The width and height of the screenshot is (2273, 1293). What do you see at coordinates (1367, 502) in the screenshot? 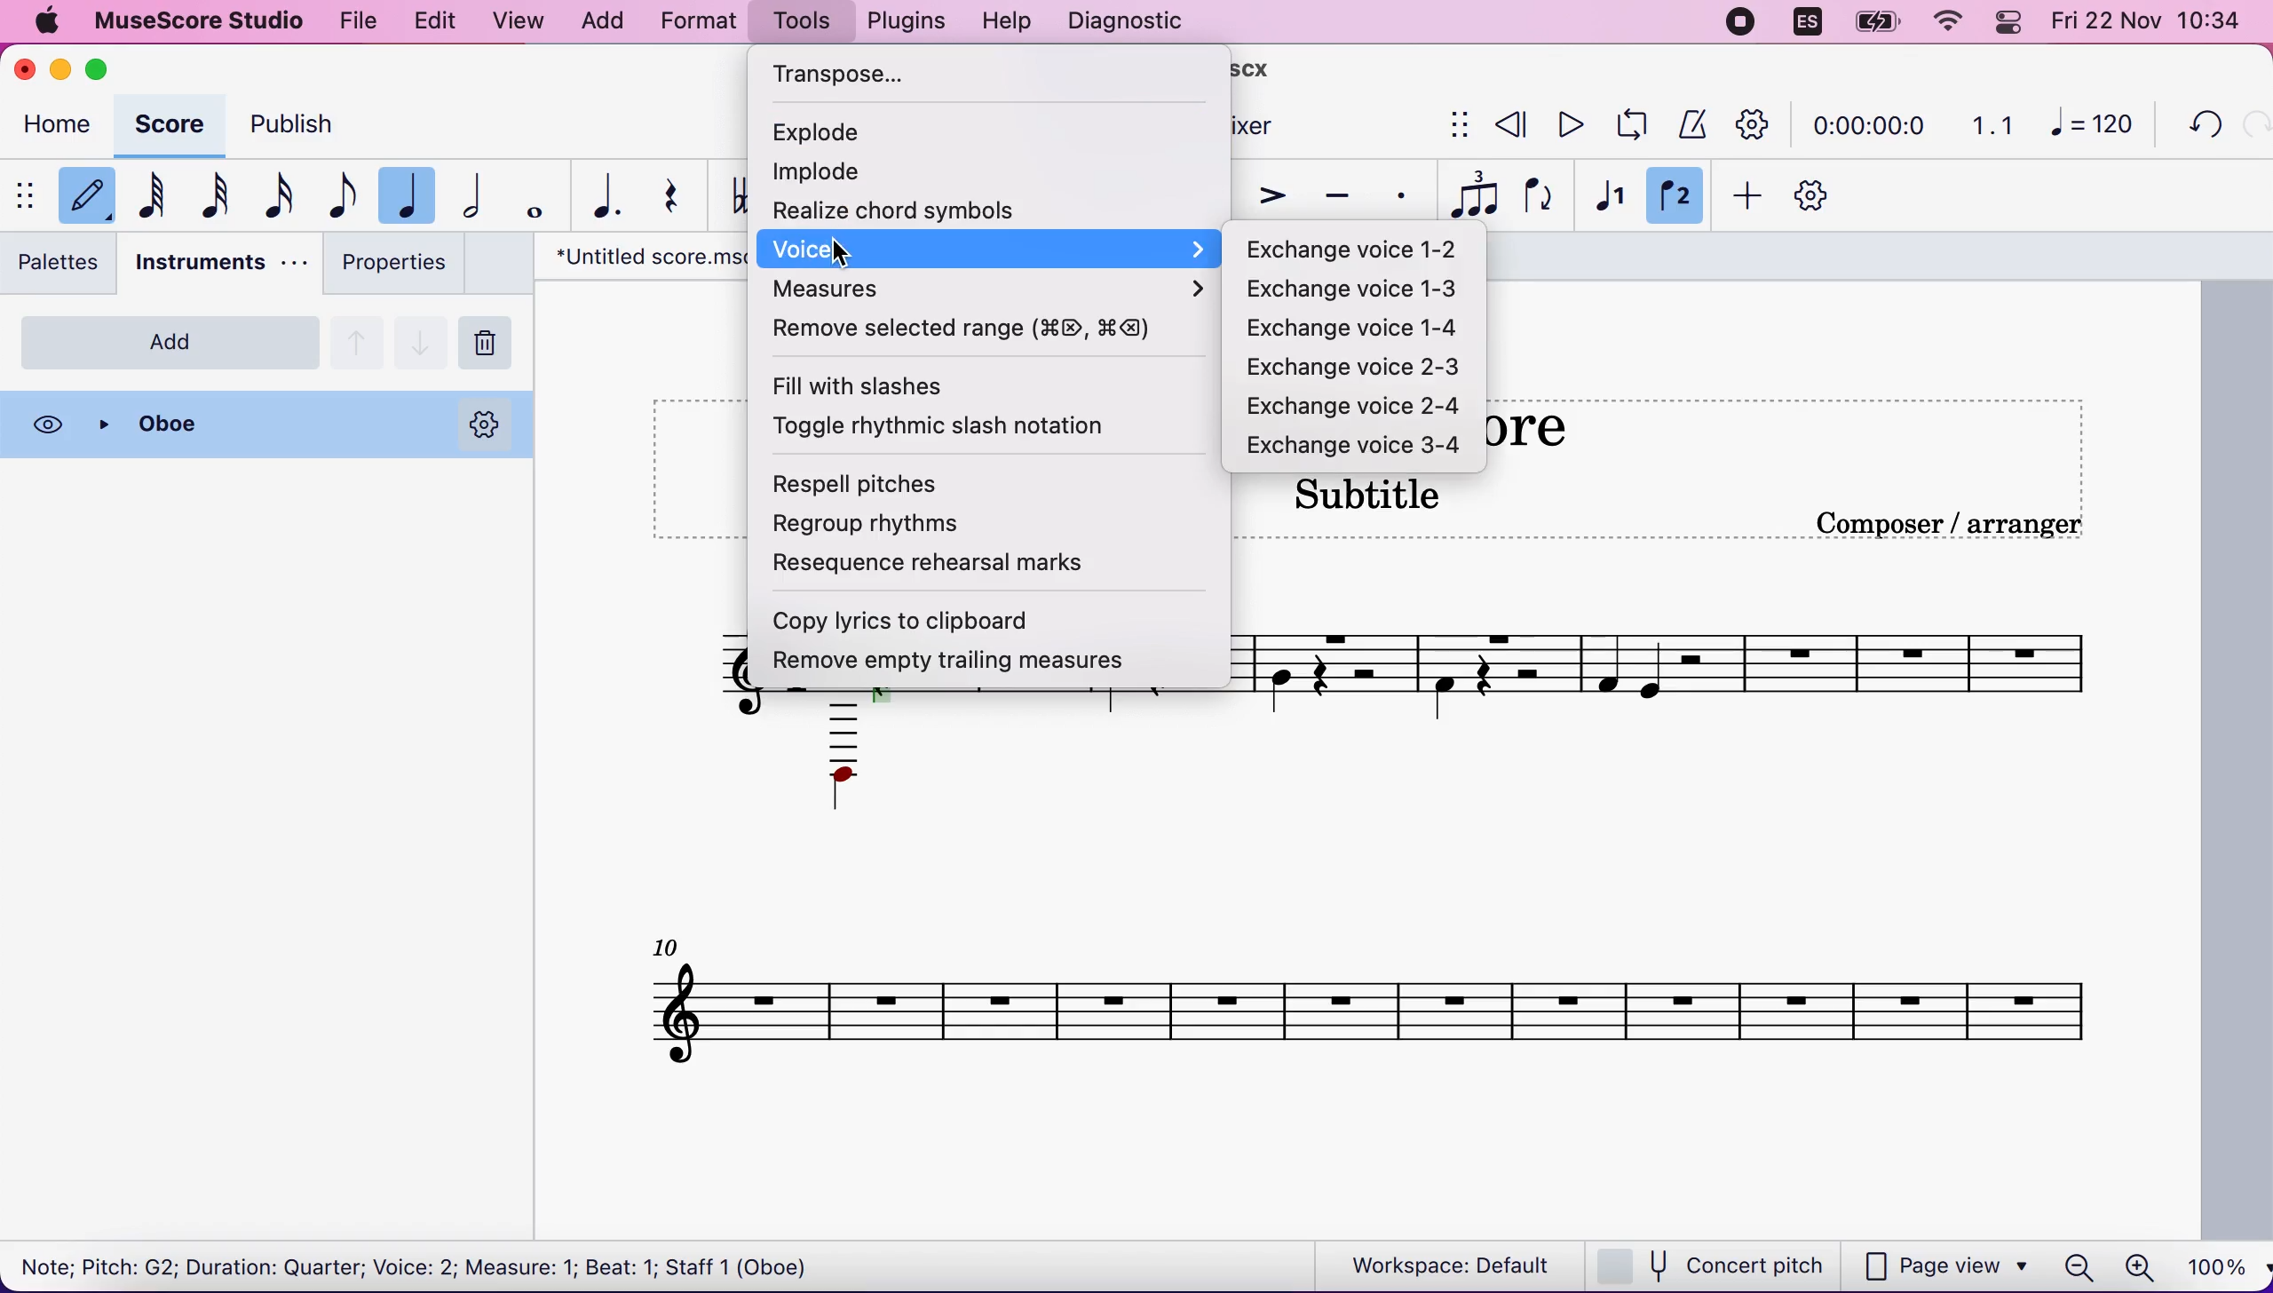
I see `text` at bounding box center [1367, 502].